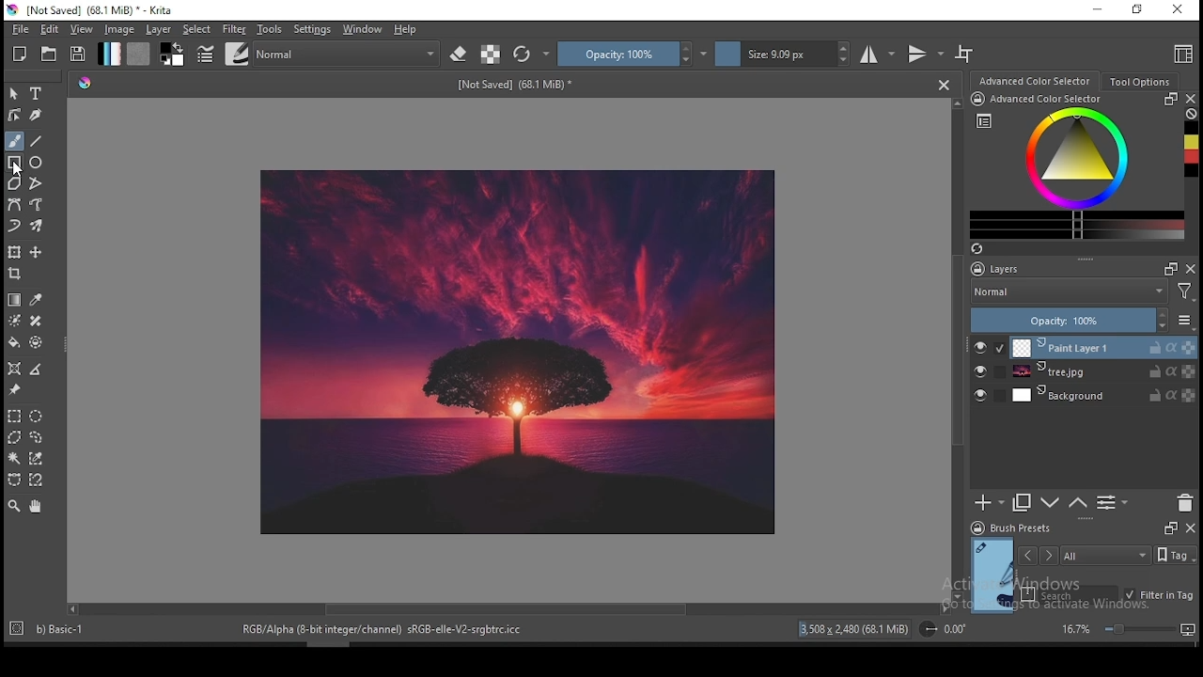 The height and width of the screenshot is (677, 1203). I want to click on colorize mask tool, so click(15, 320).